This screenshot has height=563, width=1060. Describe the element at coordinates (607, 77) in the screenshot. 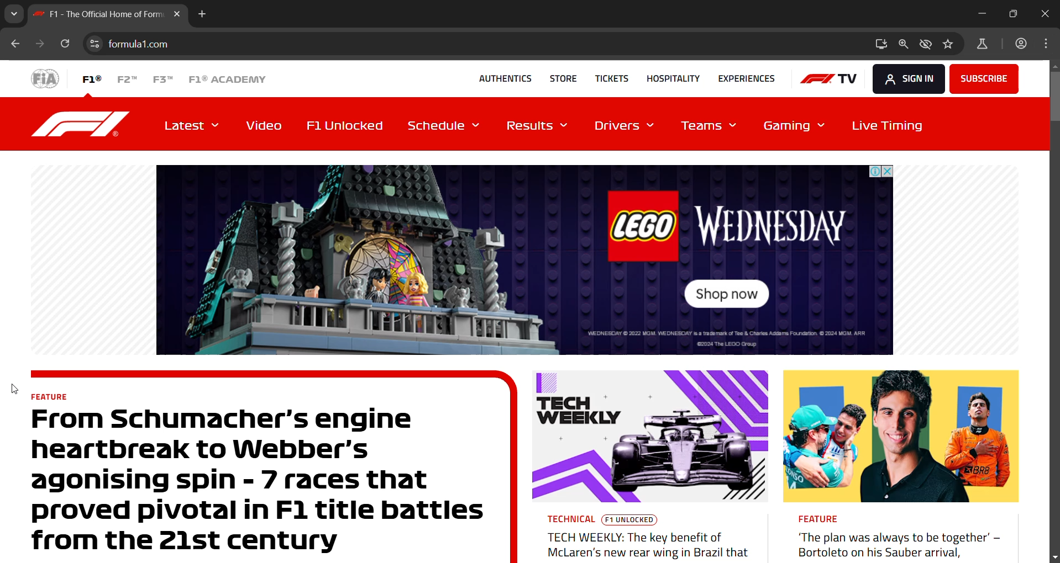

I see `TICKETS` at that location.